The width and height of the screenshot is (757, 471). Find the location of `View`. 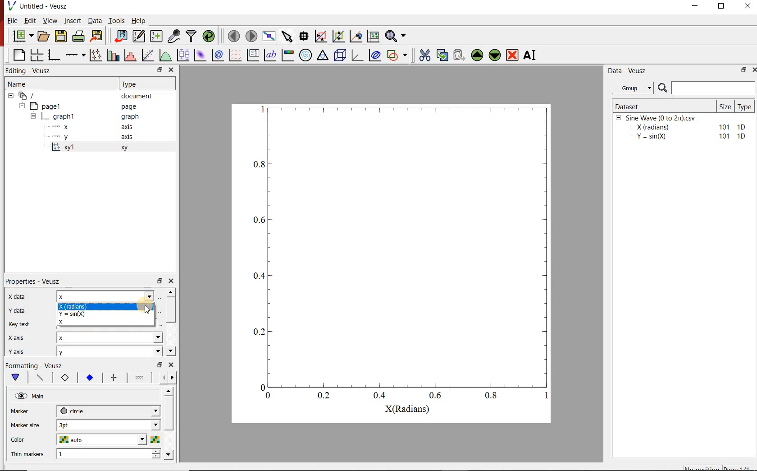

View is located at coordinates (50, 20).